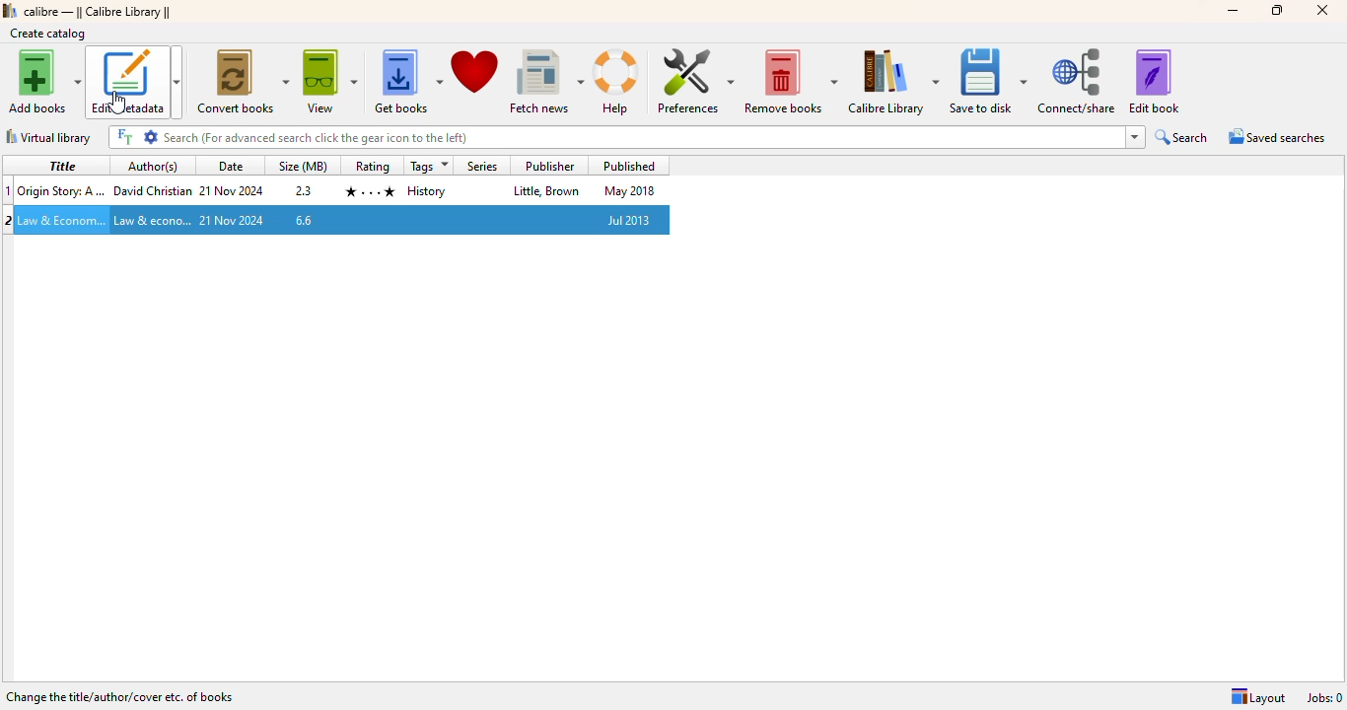 The image size is (1347, 710). I want to click on Layout, so click(1257, 697).